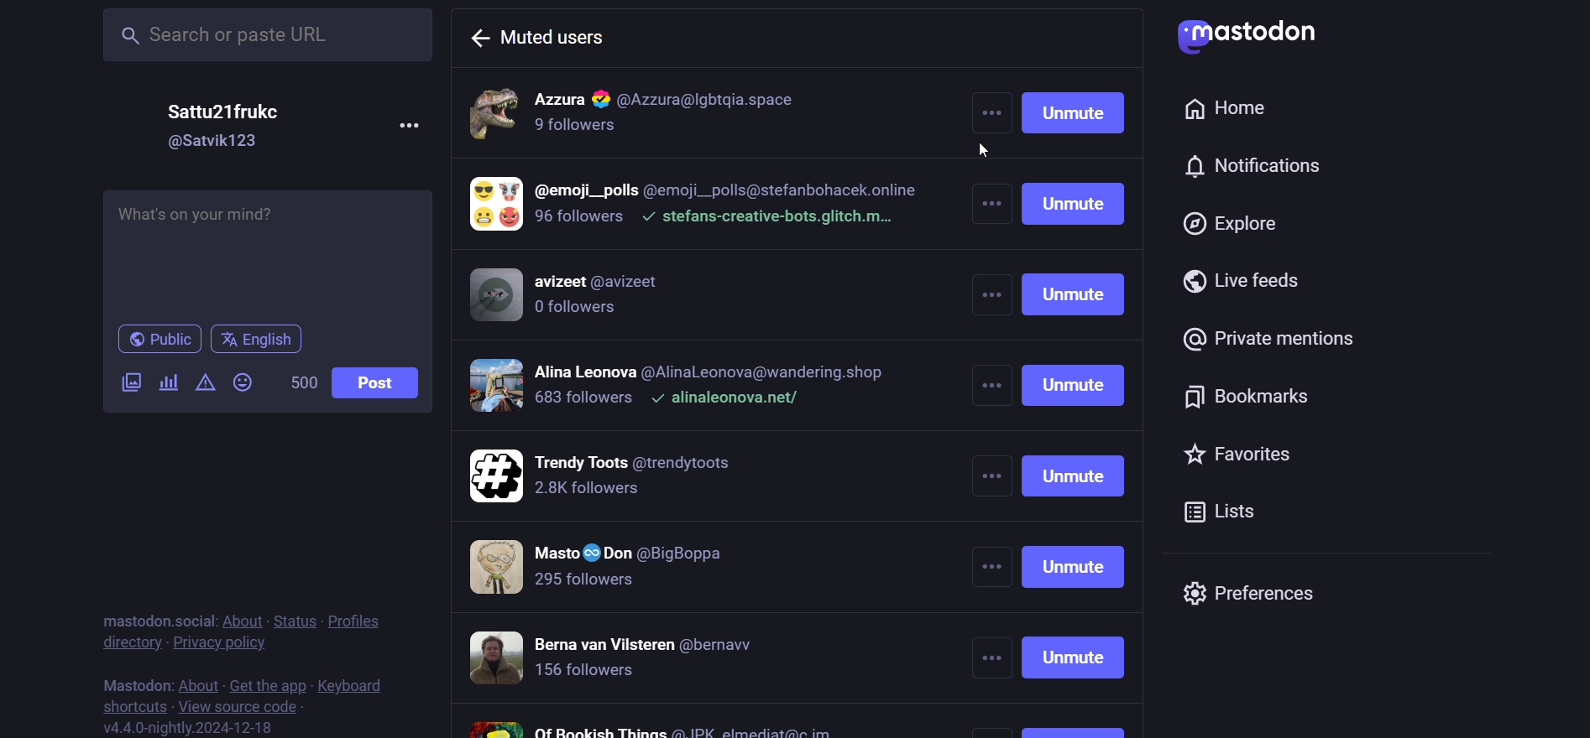 The image size is (1590, 738). I want to click on content warning, so click(205, 381).